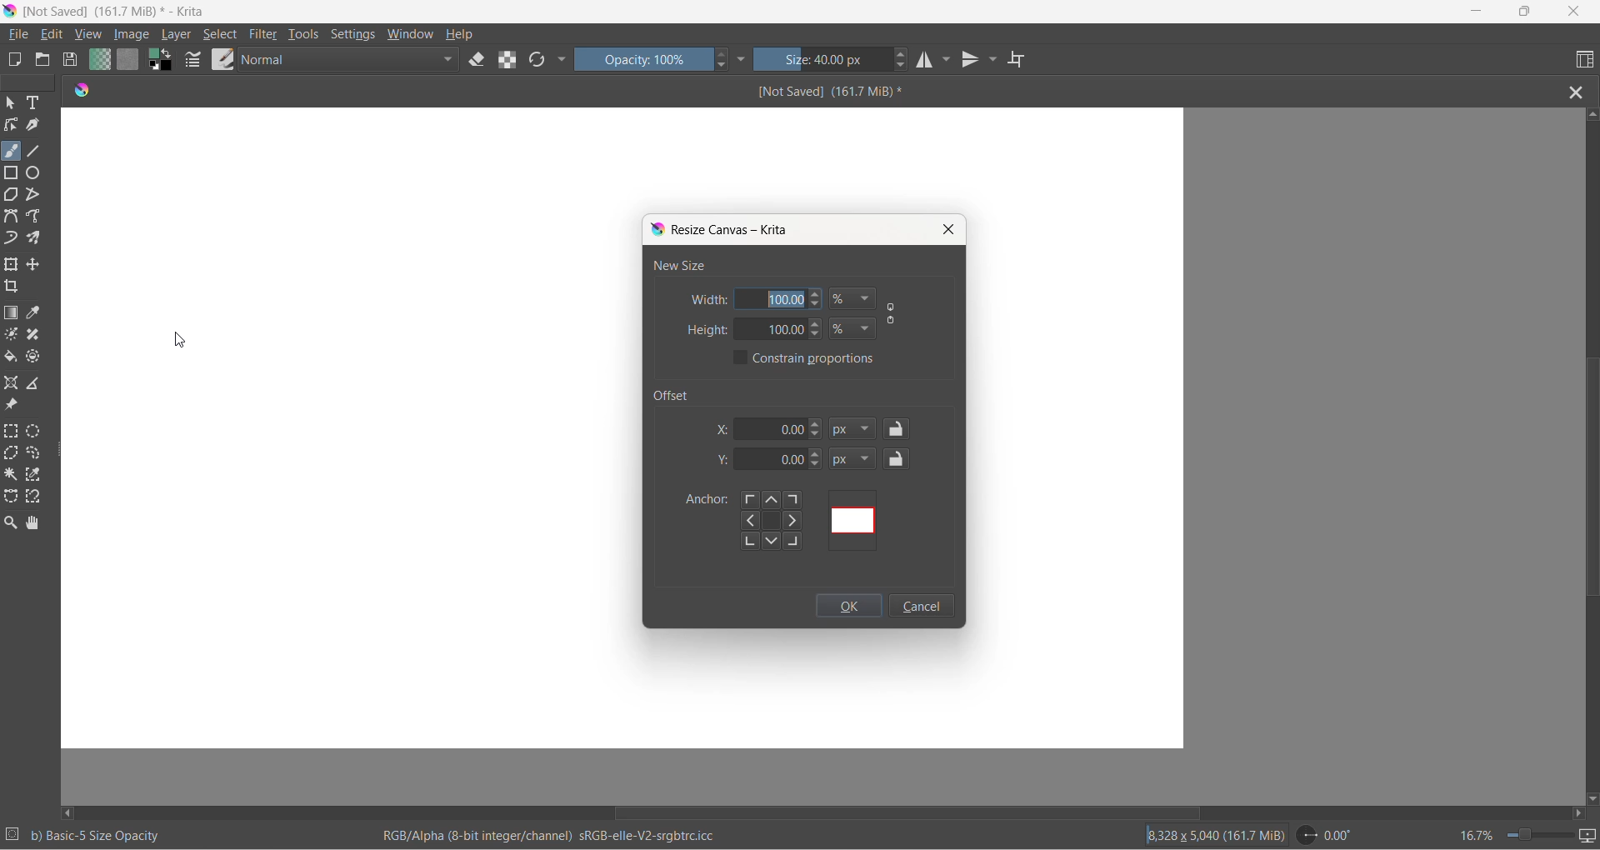 The image size is (1600, 850). I want to click on decrement height, so click(818, 337).